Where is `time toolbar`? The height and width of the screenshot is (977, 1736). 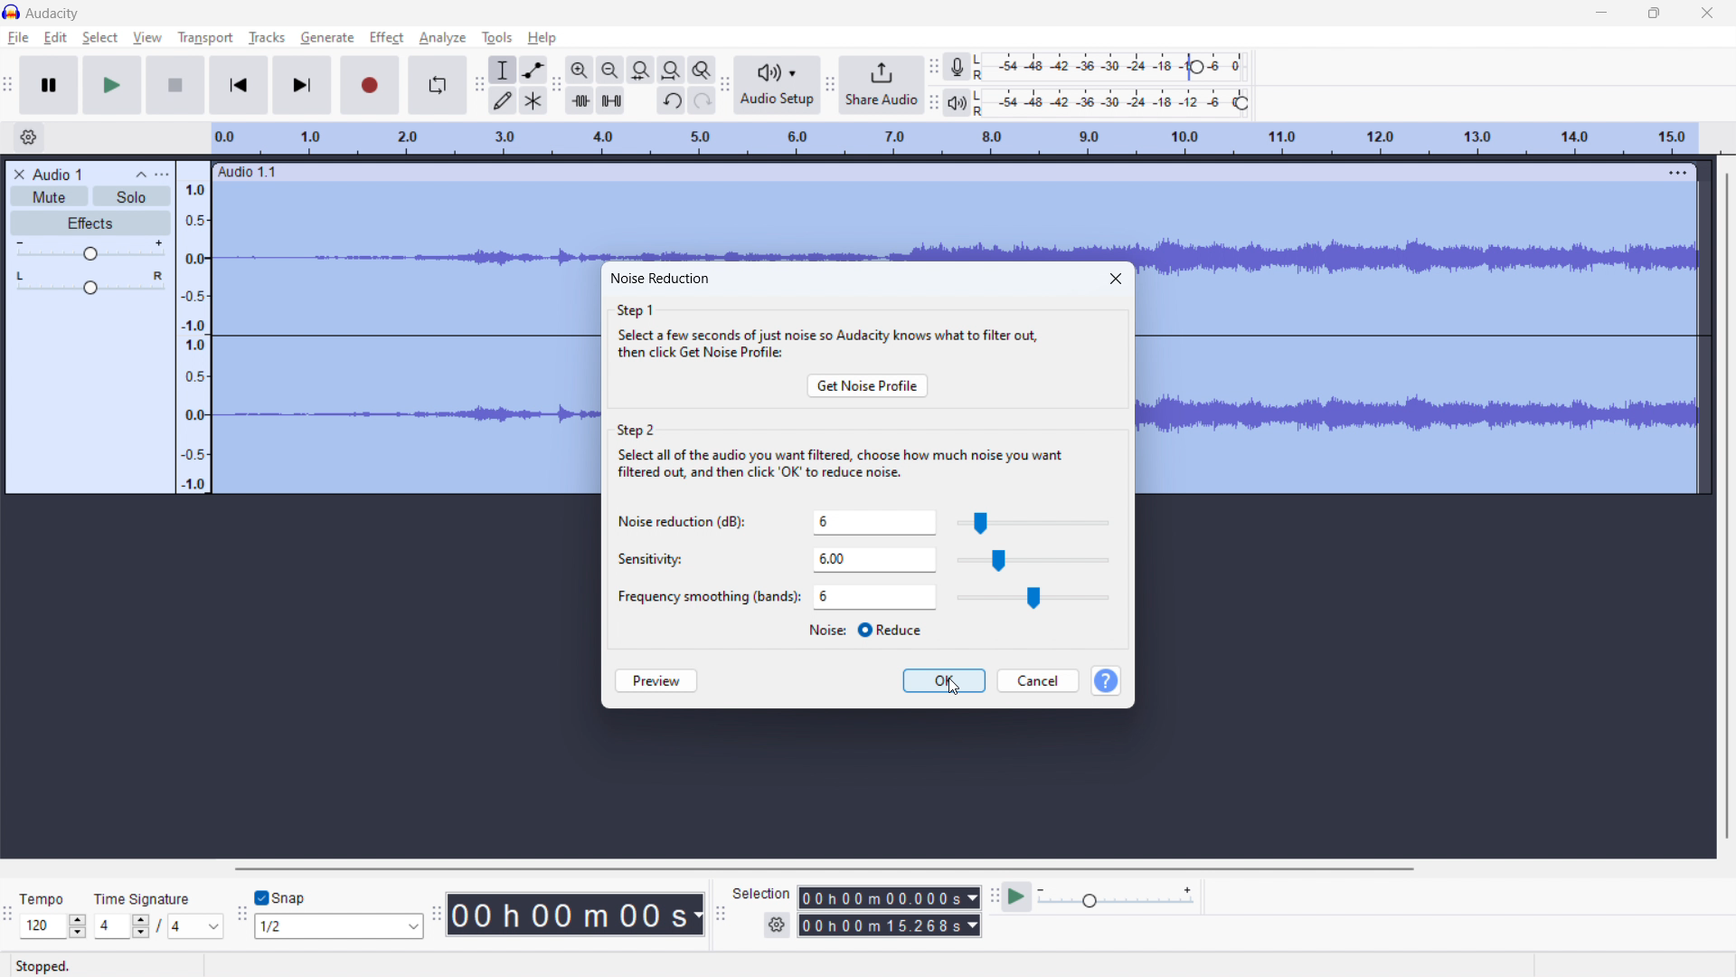
time toolbar is located at coordinates (437, 911).